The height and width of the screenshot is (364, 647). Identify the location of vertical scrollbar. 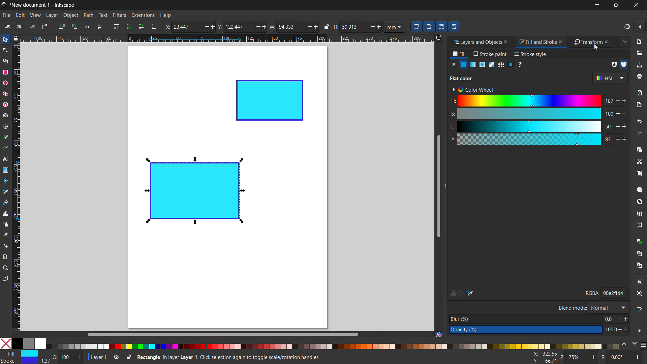
(438, 185).